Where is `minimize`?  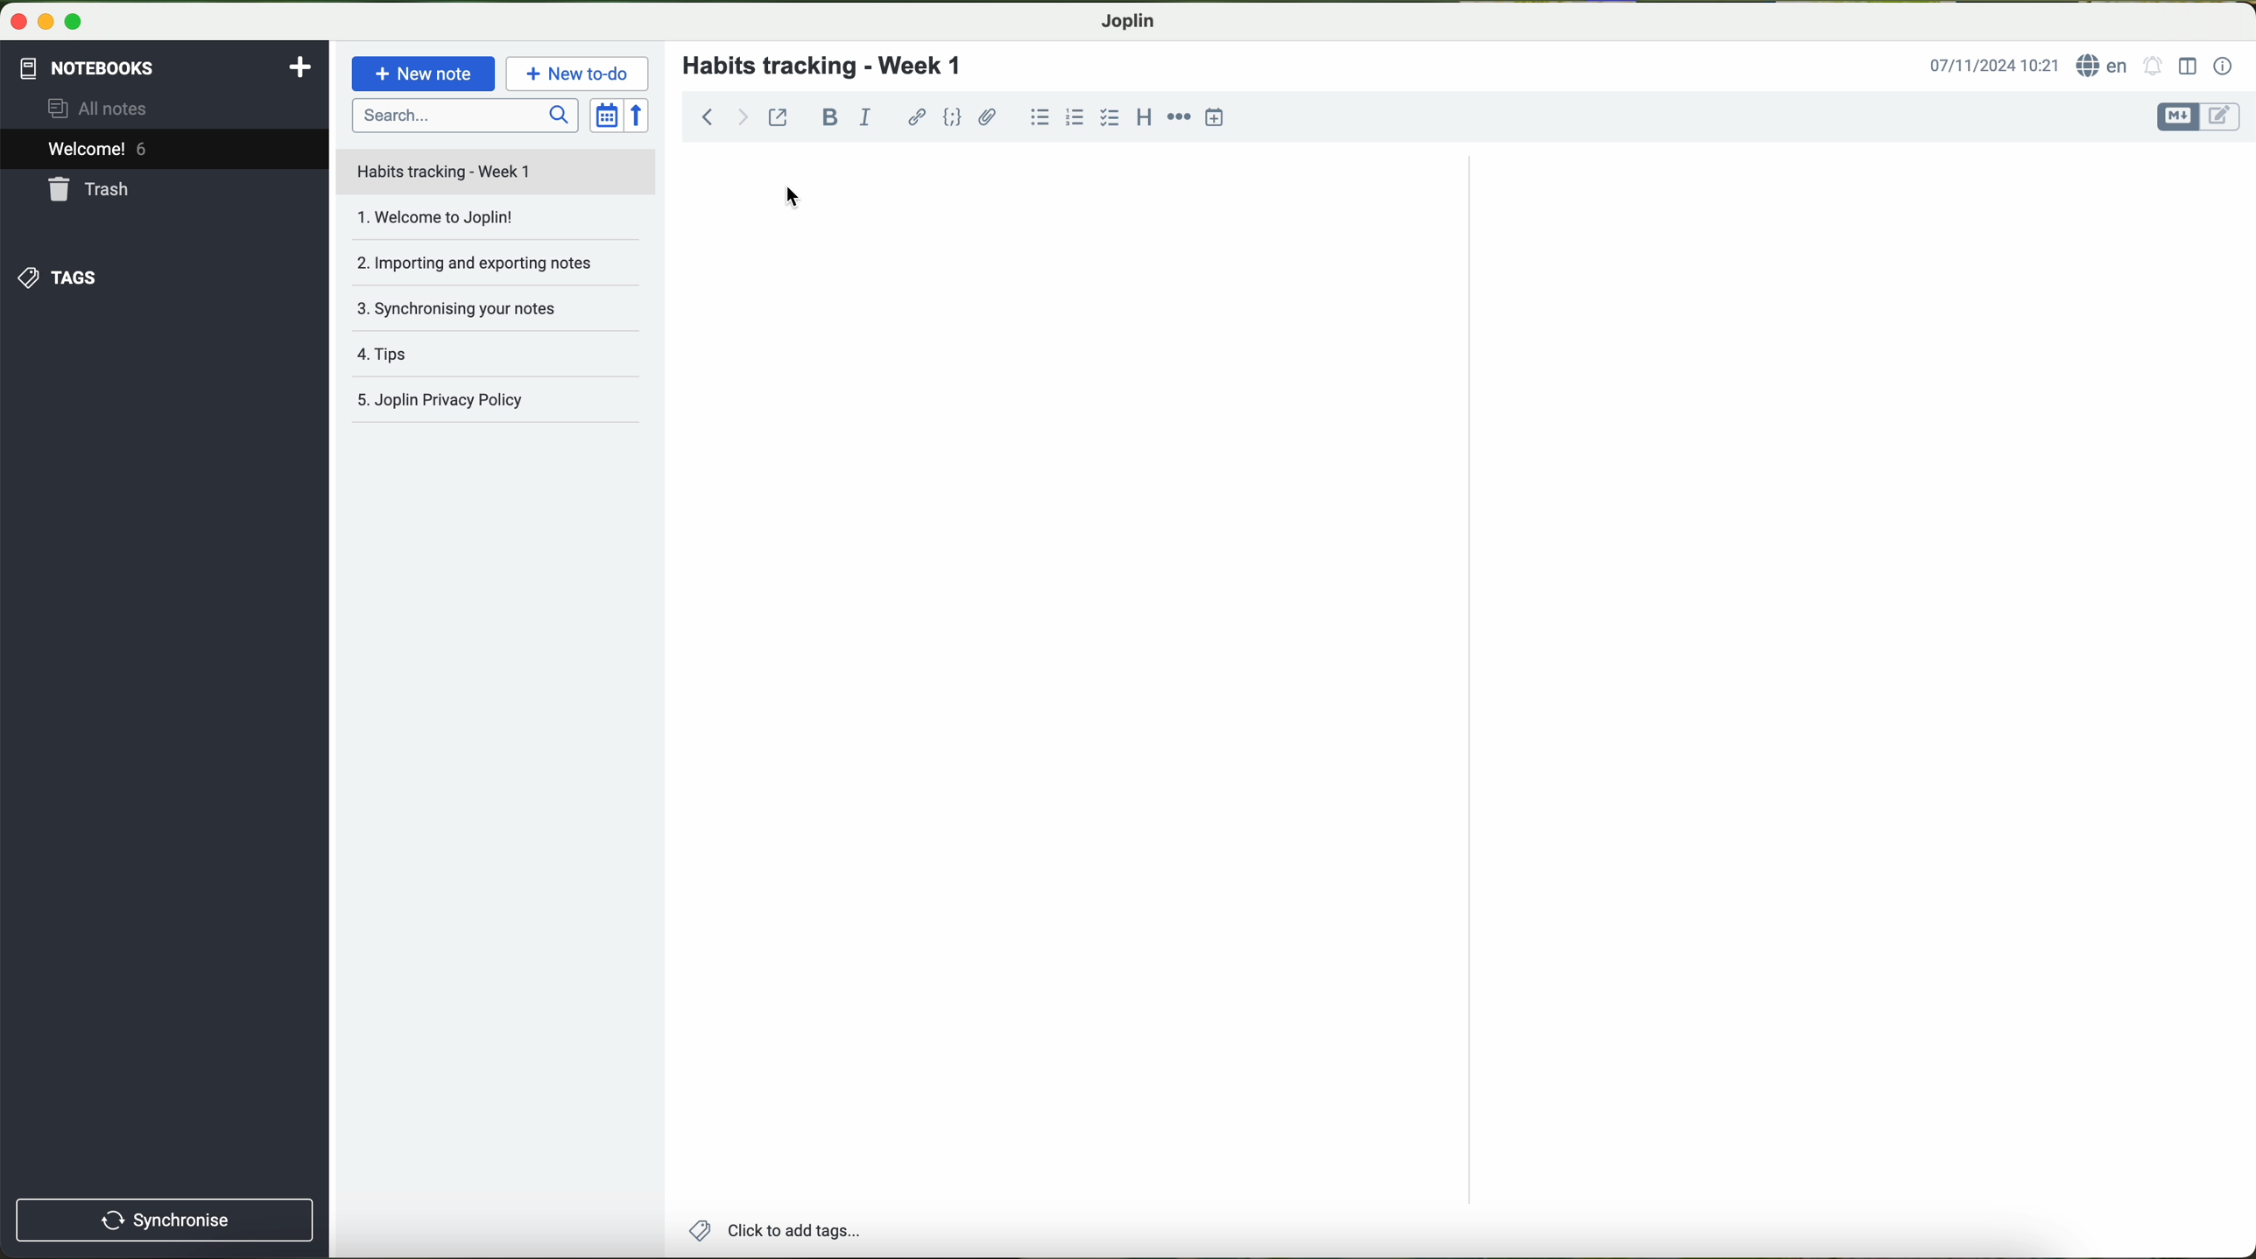
minimize is located at coordinates (42, 20).